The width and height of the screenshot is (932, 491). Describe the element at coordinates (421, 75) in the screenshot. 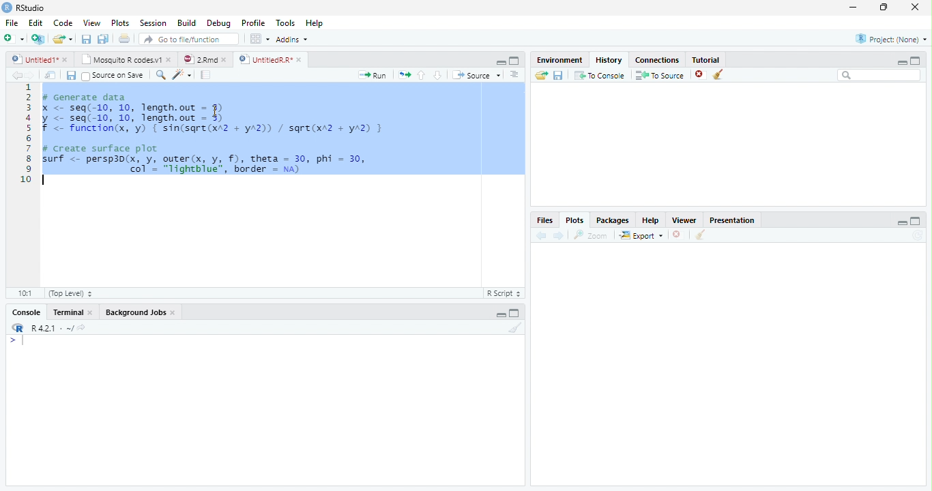

I see `Go to previous section/chunk` at that location.